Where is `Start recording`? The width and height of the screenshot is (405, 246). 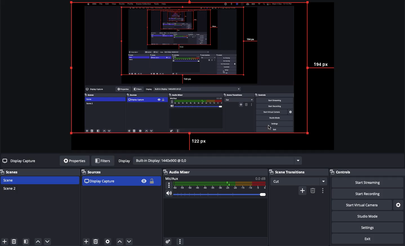
Start recording is located at coordinates (375, 194).